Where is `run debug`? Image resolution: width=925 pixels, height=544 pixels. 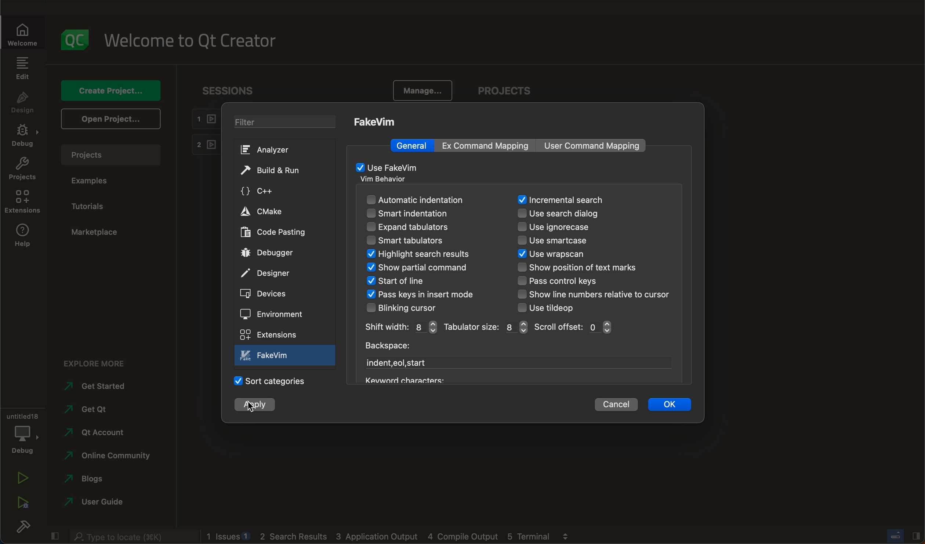
run debug is located at coordinates (21, 504).